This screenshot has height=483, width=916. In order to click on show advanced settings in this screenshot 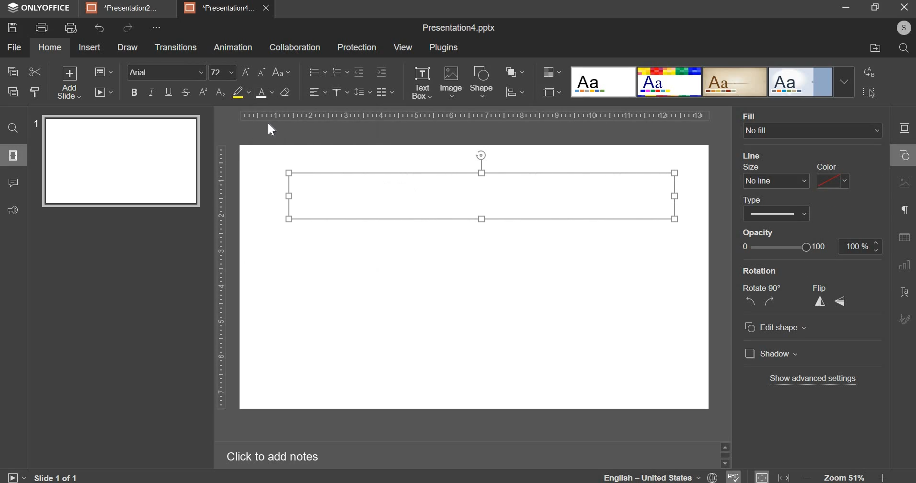, I will do `click(812, 379)`.